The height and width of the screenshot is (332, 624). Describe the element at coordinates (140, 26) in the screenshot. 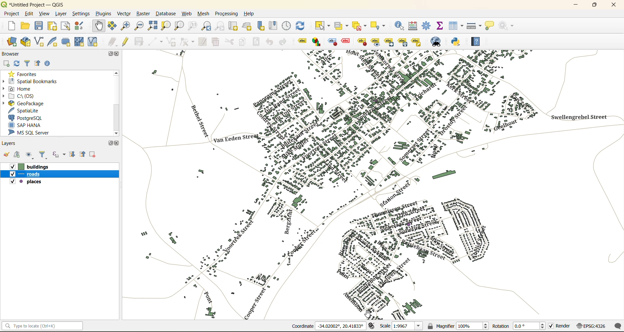

I see `zoom out` at that location.